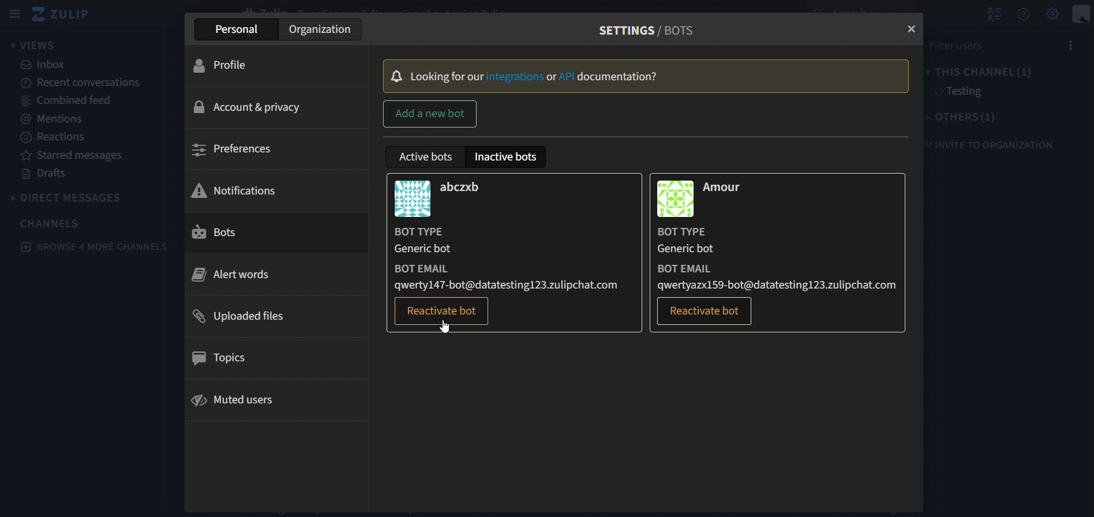 This screenshot has width=1094, height=517. What do you see at coordinates (552, 77) in the screenshot?
I see `or` at bounding box center [552, 77].